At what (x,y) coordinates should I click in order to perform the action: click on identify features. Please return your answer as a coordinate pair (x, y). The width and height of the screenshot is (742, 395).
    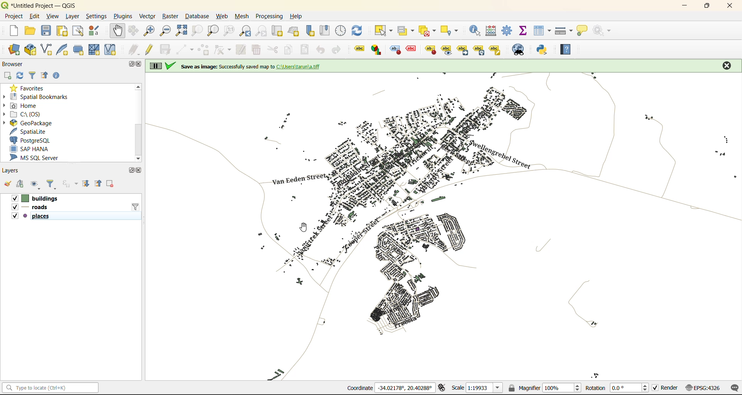
    Looking at the image, I should click on (476, 30).